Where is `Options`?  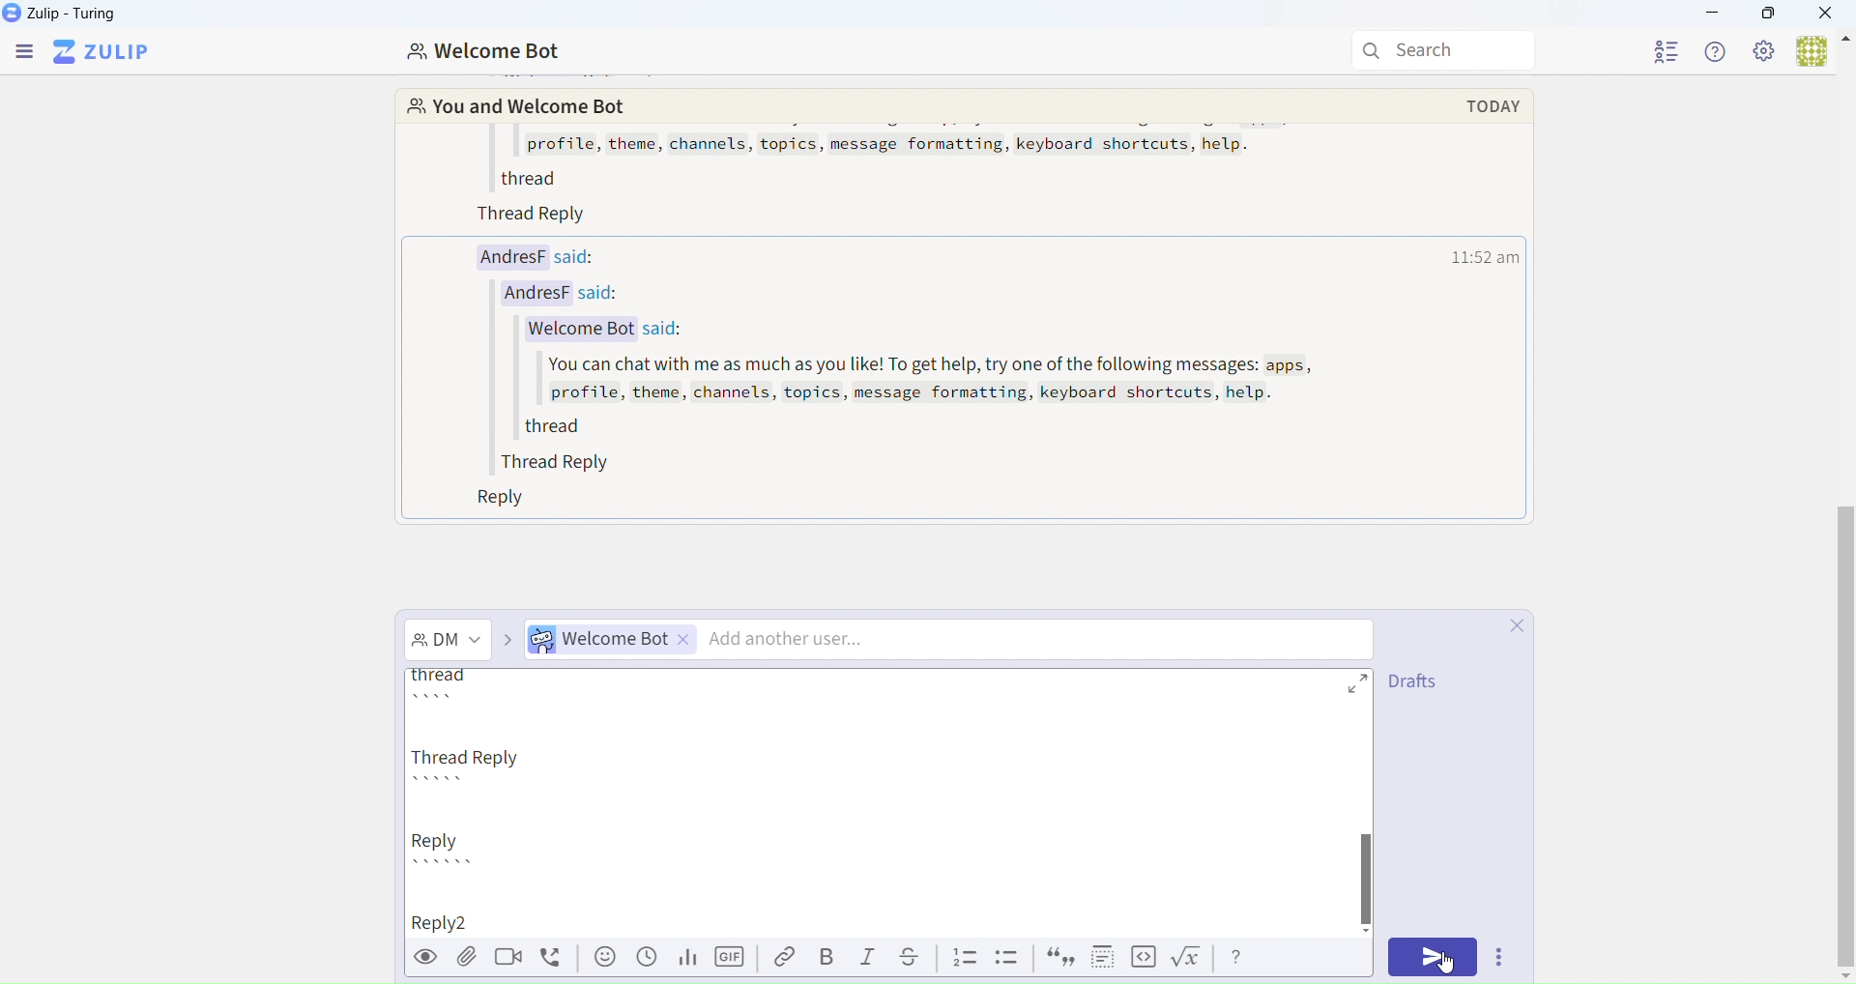
Options is located at coordinates (1498, 956).